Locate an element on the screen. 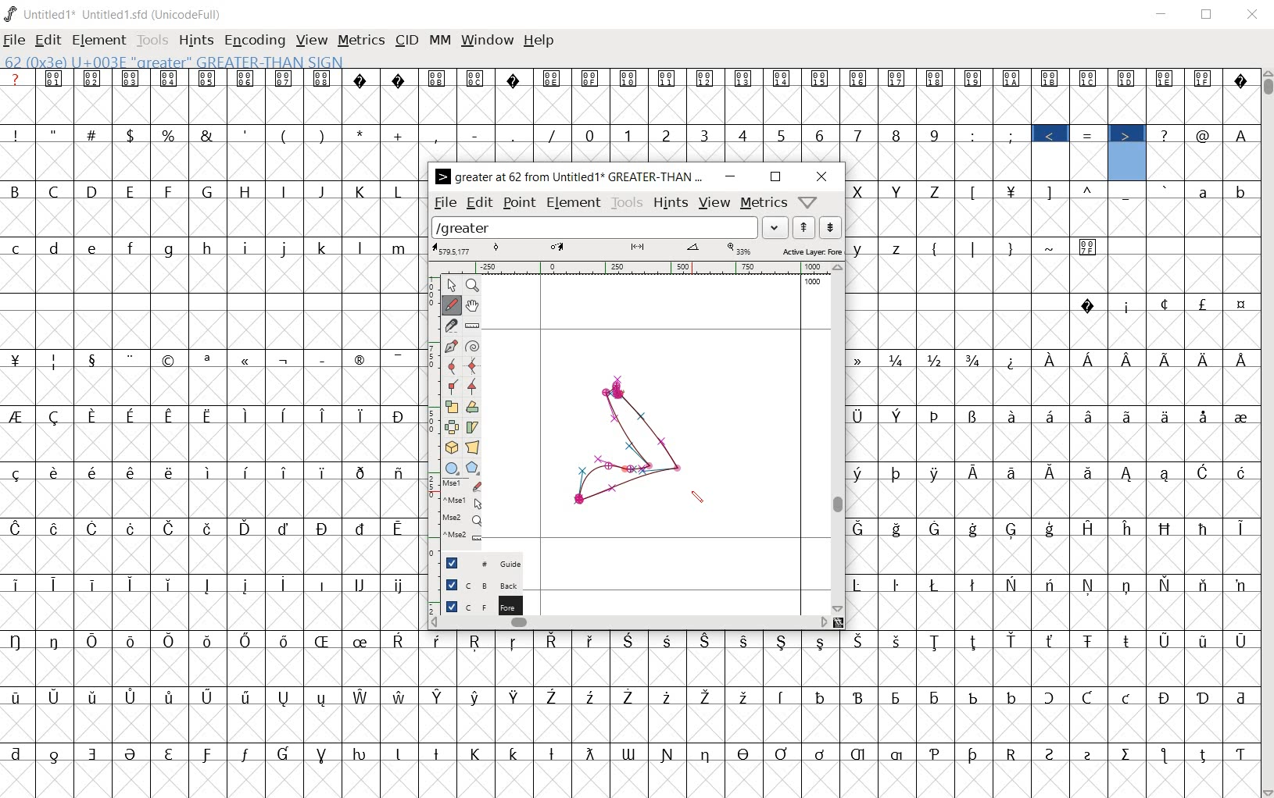  scale the selection is located at coordinates (450, 407).